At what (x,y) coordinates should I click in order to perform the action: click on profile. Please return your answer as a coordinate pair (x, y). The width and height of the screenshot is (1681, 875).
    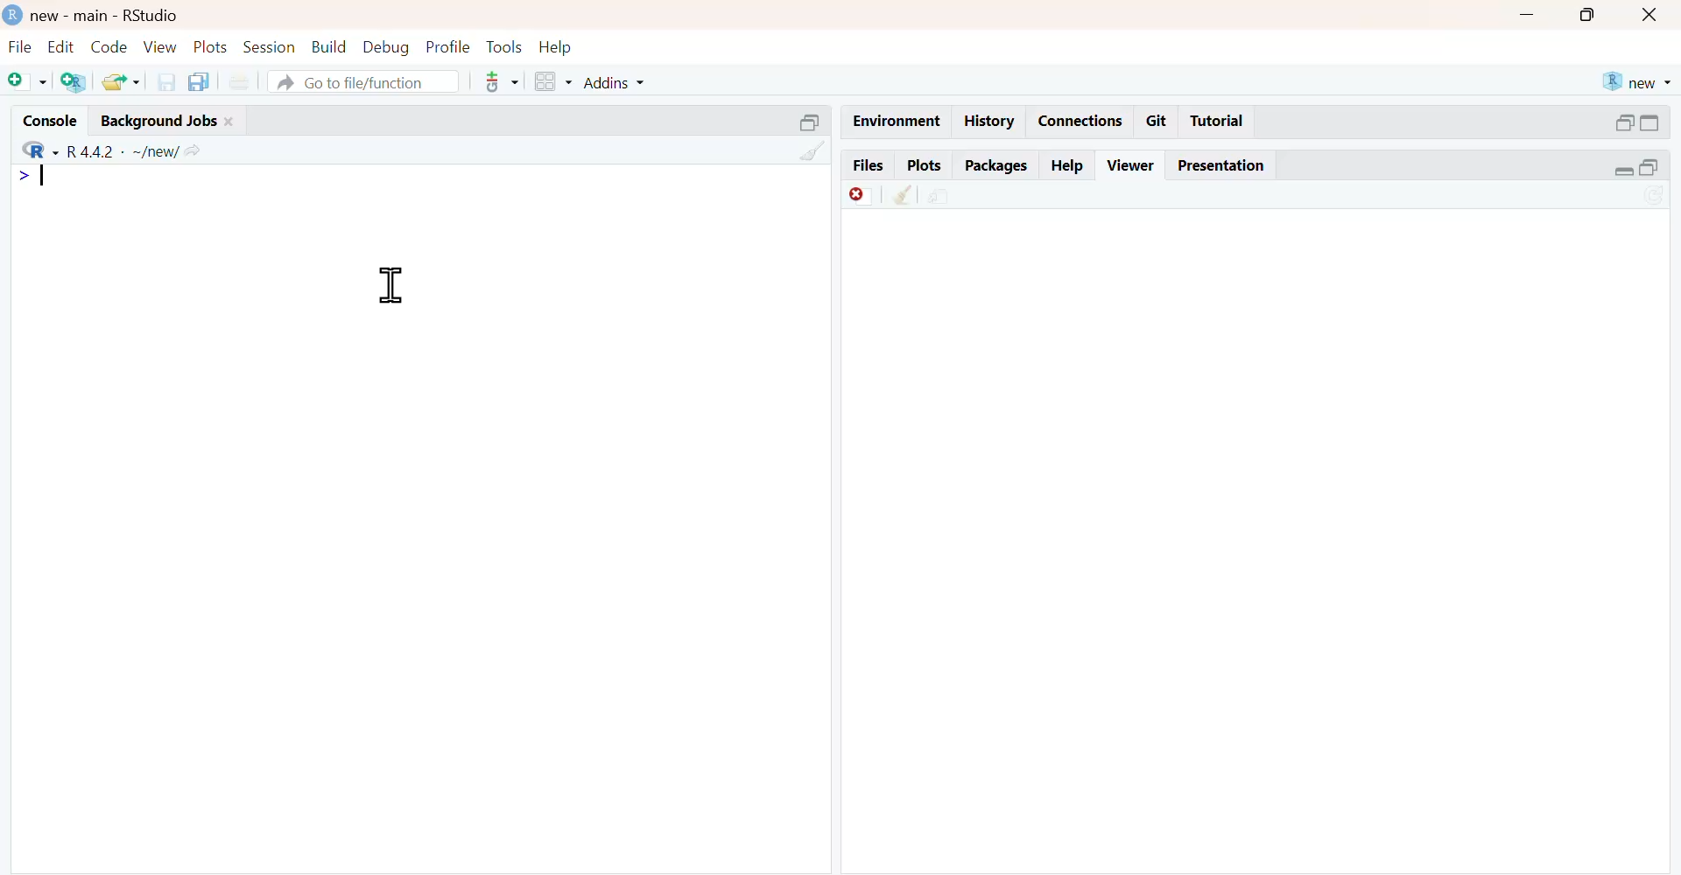
    Looking at the image, I should click on (449, 46).